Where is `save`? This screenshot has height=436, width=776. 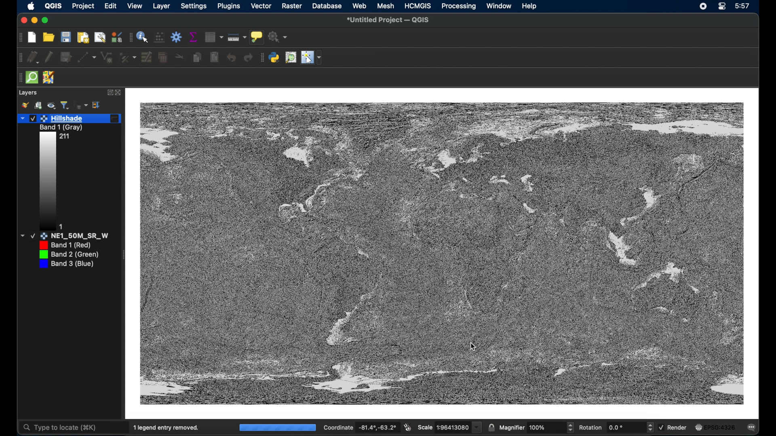
save is located at coordinates (65, 37).